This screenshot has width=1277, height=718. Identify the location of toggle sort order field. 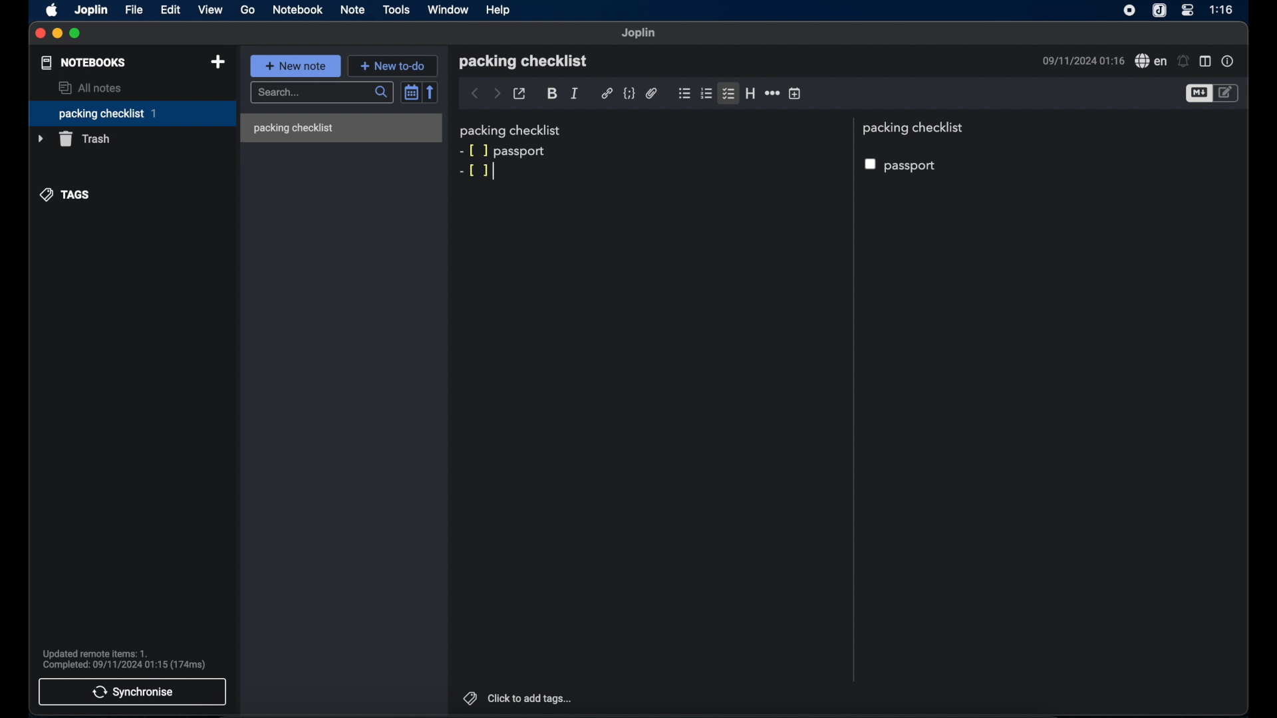
(410, 92).